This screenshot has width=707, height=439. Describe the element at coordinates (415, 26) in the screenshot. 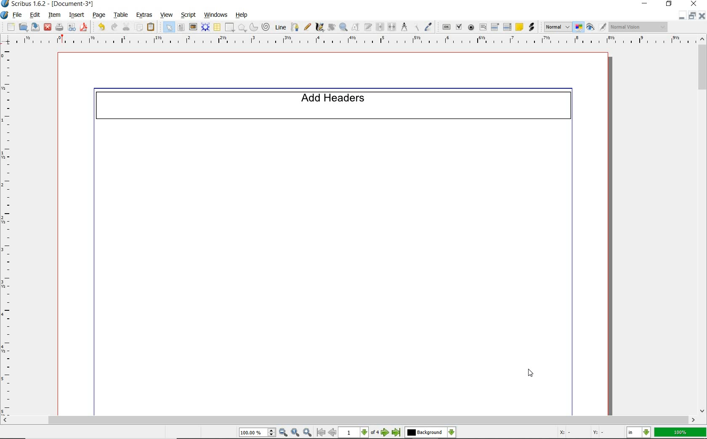

I see `copy item properties` at that location.